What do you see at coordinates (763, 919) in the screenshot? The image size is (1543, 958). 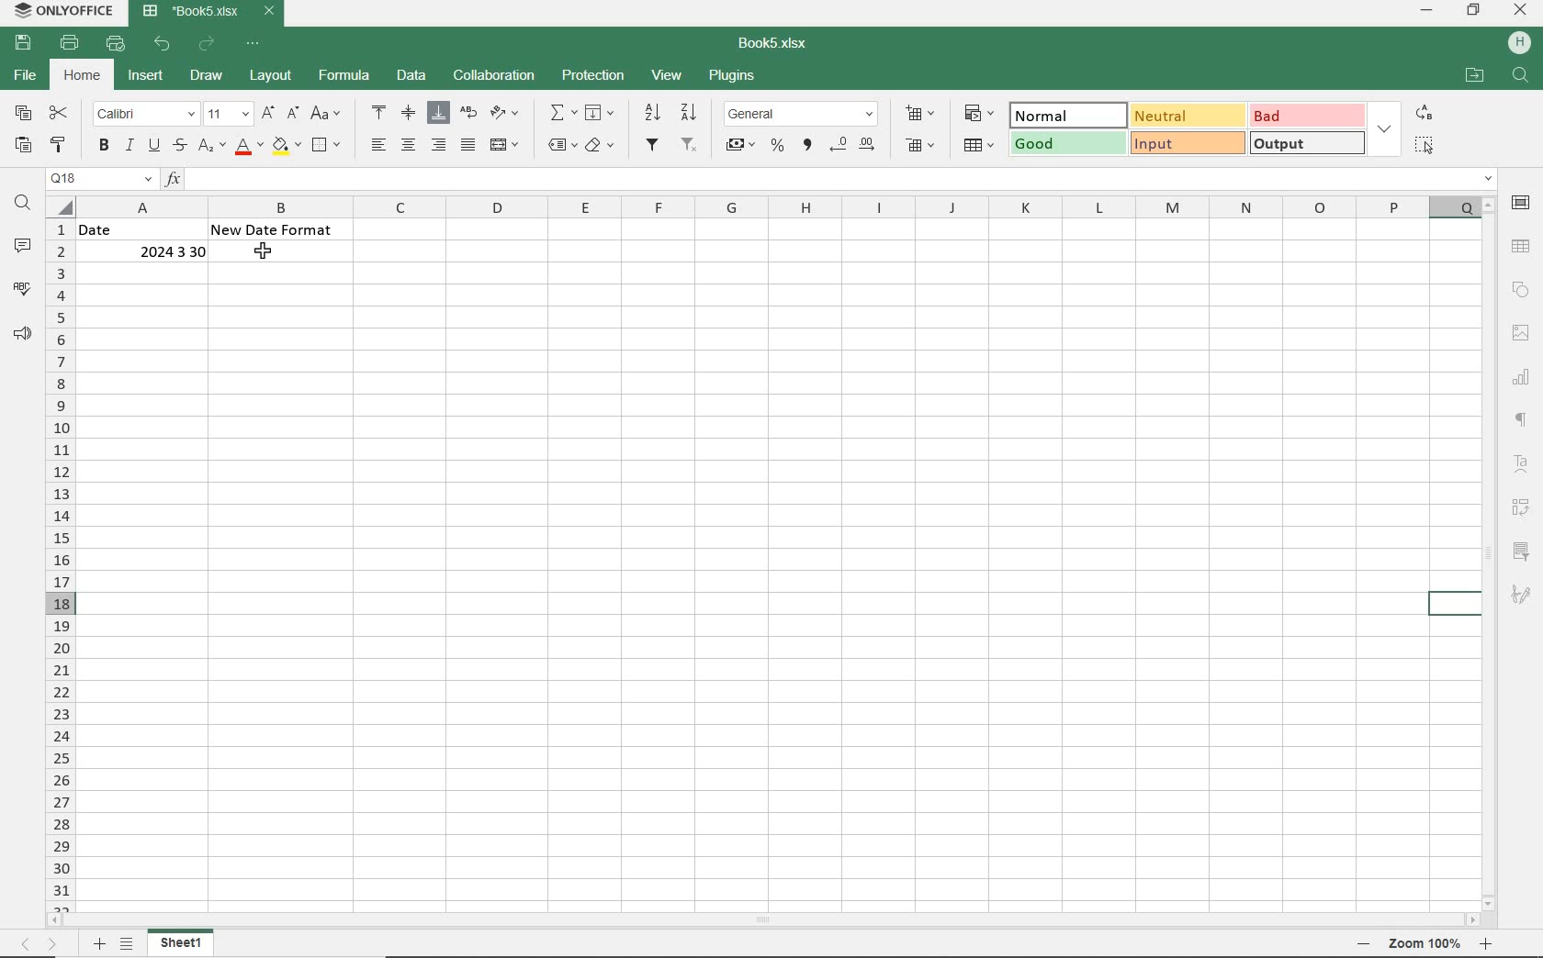 I see `SCROLLBAR` at bounding box center [763, 919].